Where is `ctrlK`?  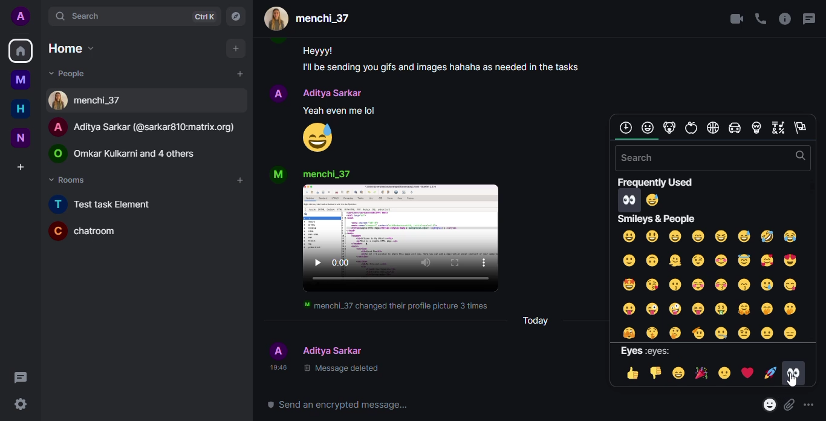
ctrlK is located at coordinates (202, 18).